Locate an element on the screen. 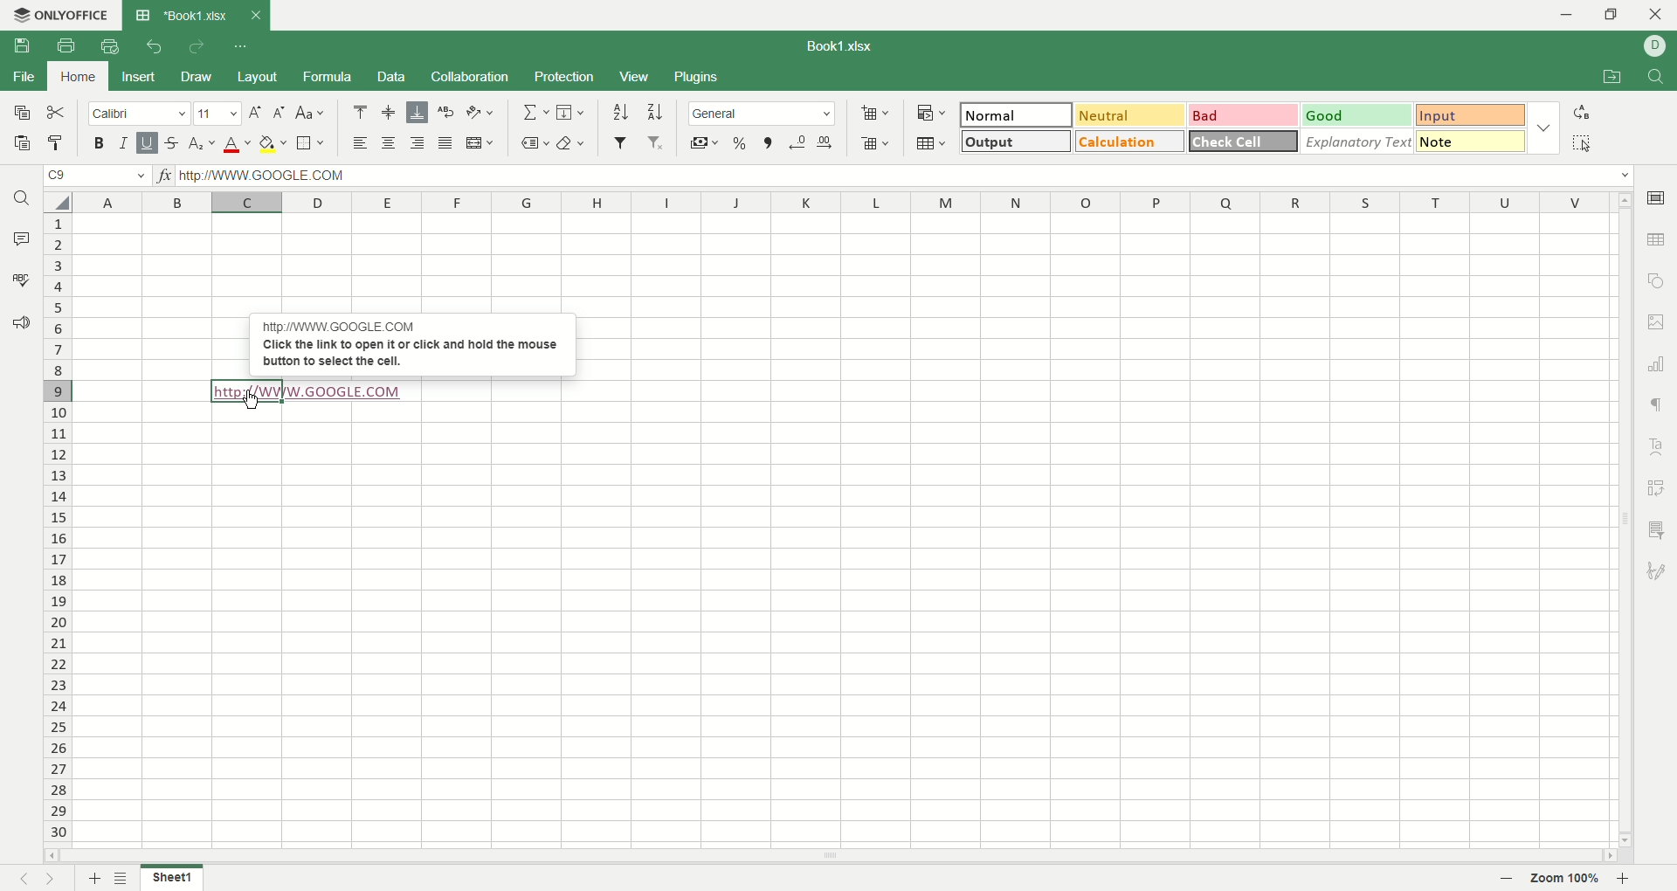 This screenshot has height=891, width=1677. feedback and support is located at coordinates (19, 321).